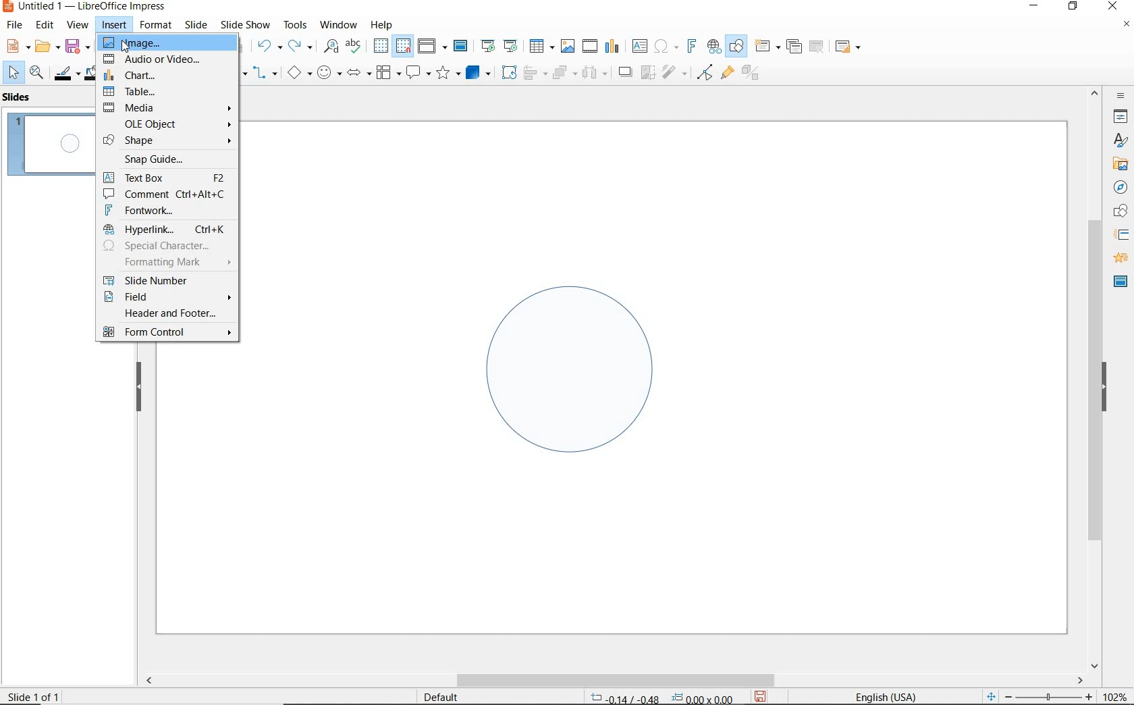  I want to click on insert special characters, so click(664, 45).